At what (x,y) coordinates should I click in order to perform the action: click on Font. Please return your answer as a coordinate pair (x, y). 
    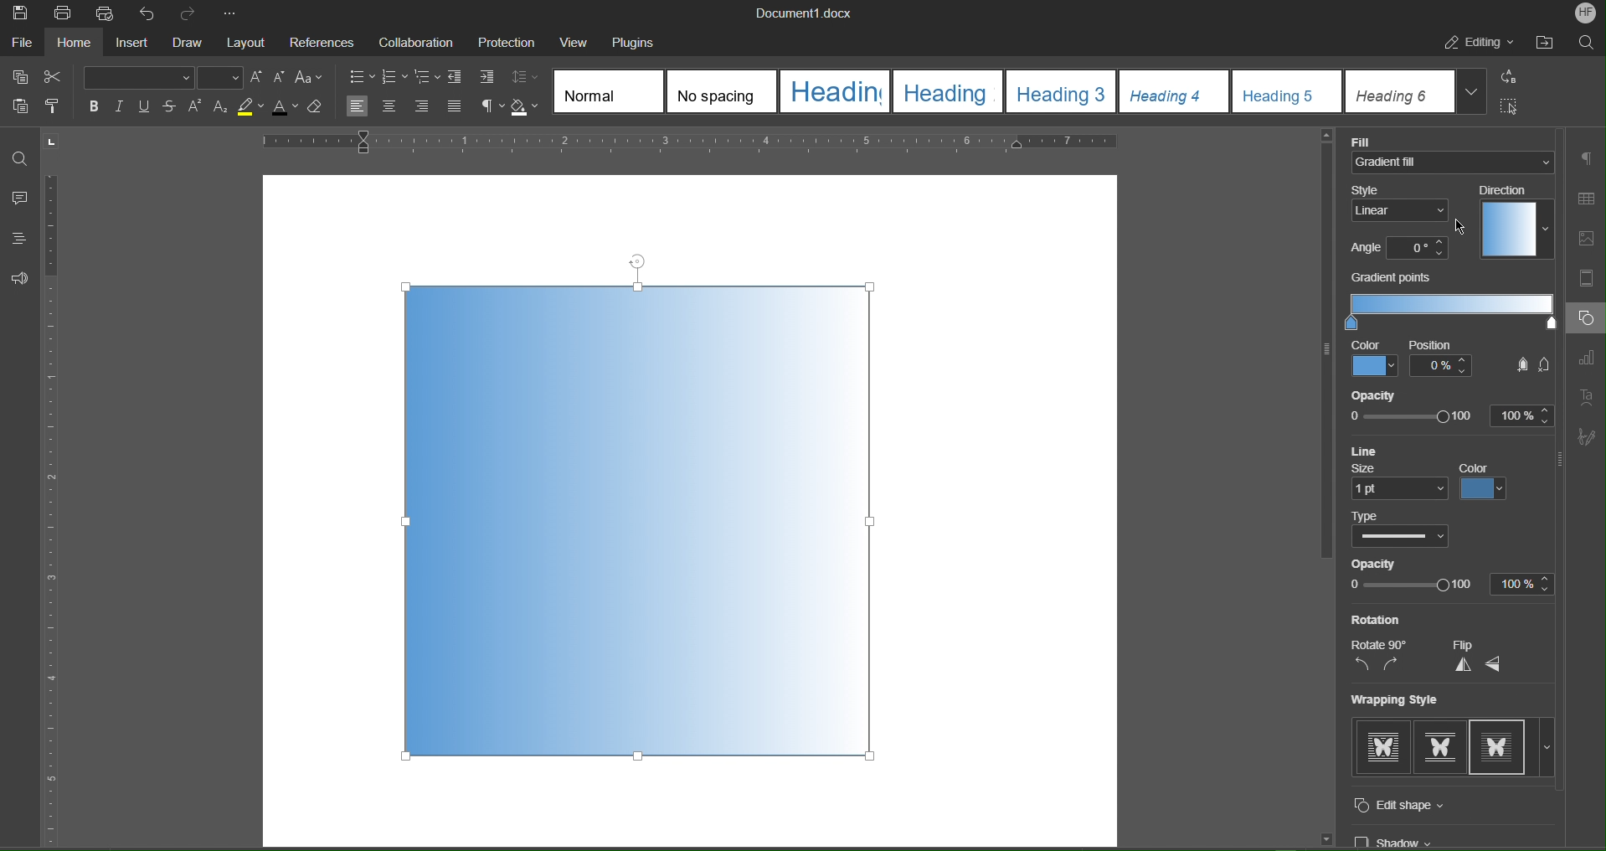
    Looking at the image, I should click on (137, 77).